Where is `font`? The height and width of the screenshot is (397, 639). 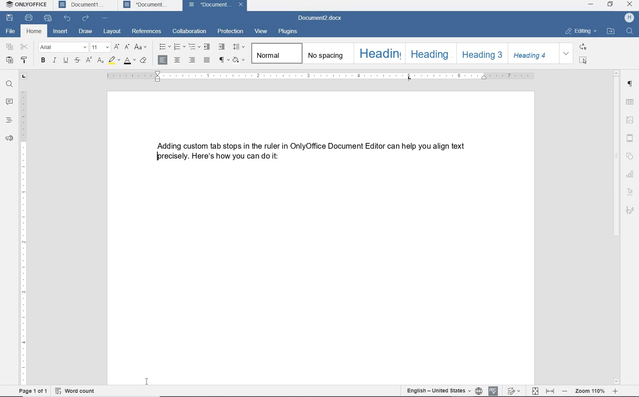
font is located at coordinates (63, 47).